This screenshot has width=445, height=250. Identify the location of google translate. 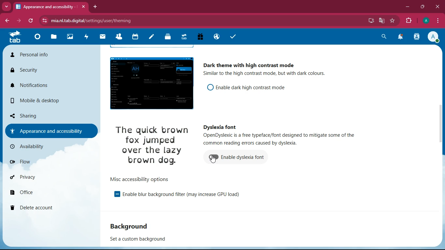
(381, 21).